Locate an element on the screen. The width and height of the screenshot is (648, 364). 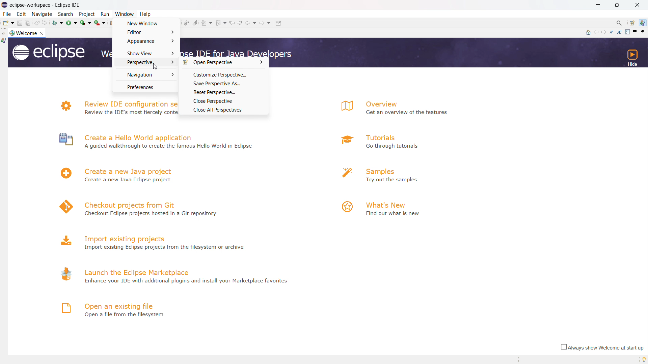
help is located at coordinates (145, 14).